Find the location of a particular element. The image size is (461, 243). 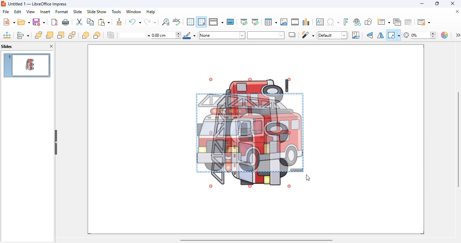

slide layout is located at coordinates (423, 22).